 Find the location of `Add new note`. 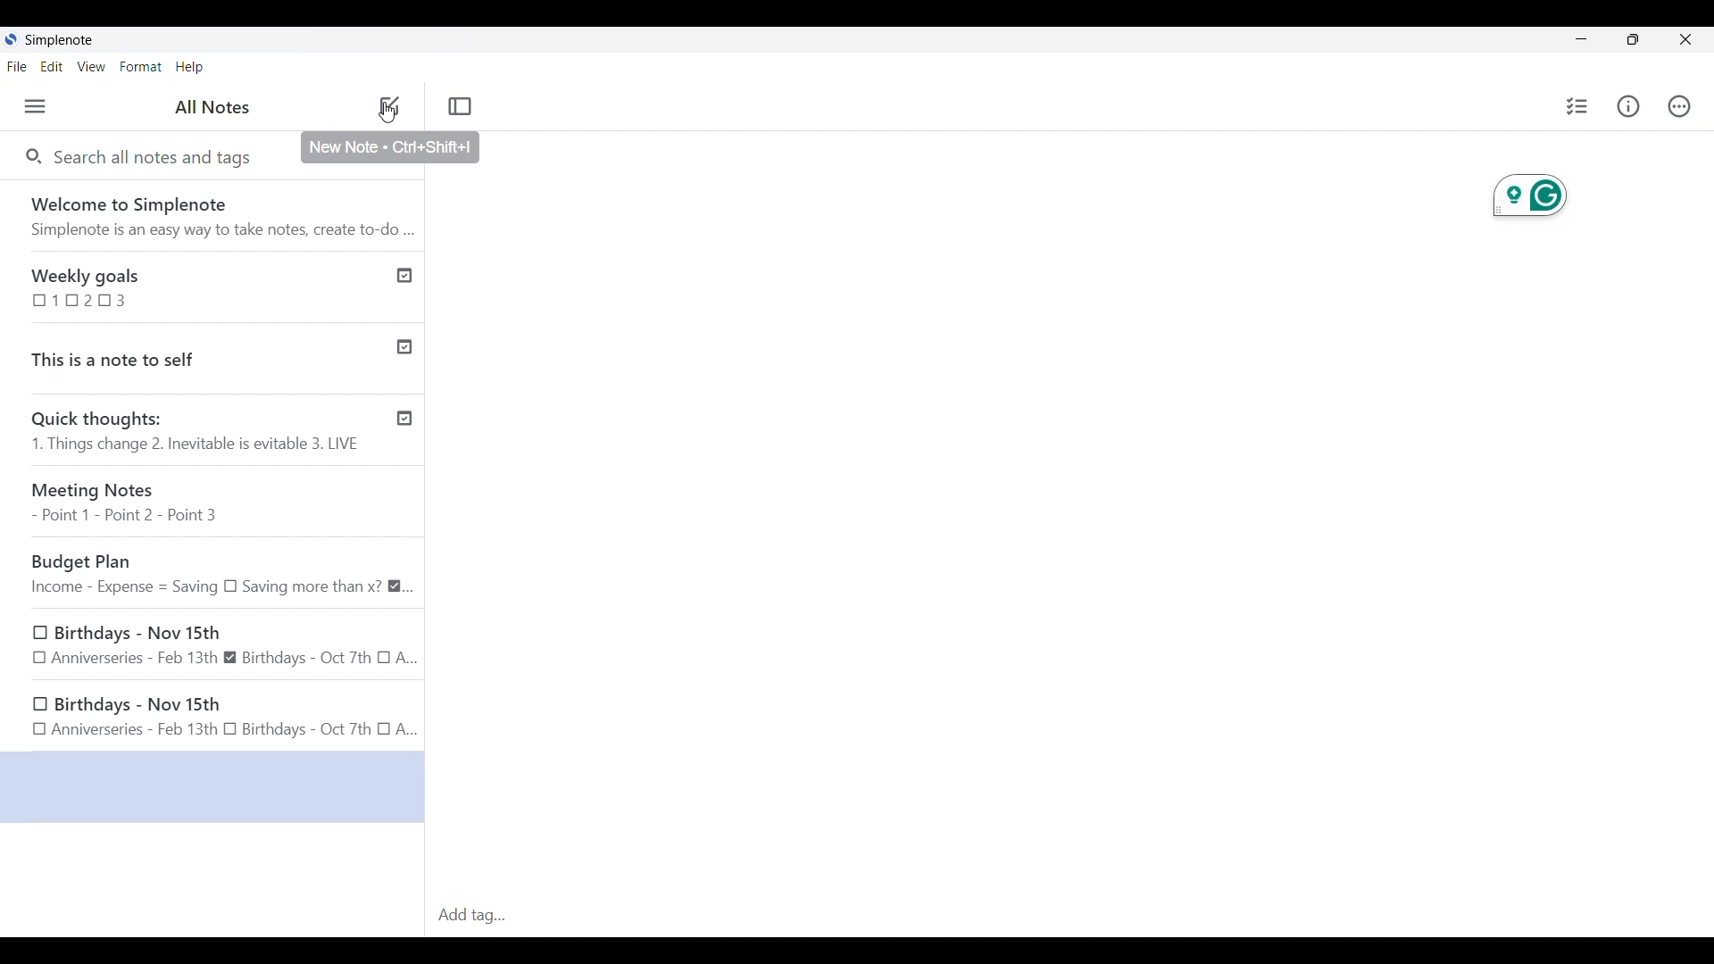

Add new note is located at coordinates (389, 105).